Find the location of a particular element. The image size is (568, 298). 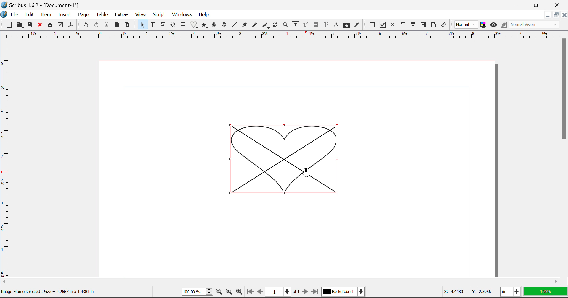

in is located at coordinates (510, 292).